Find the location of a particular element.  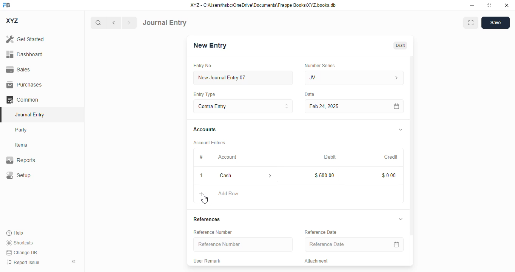

close is located at coordinates (507, 5).